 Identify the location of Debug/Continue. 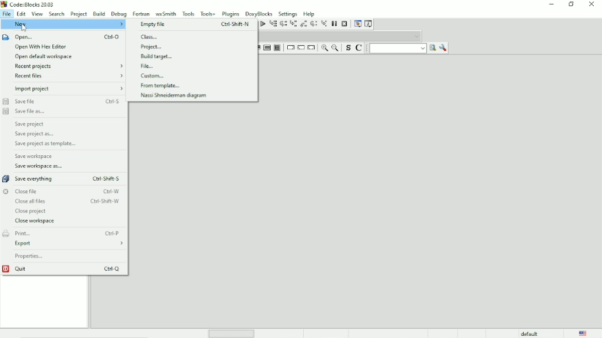
(262, 24).